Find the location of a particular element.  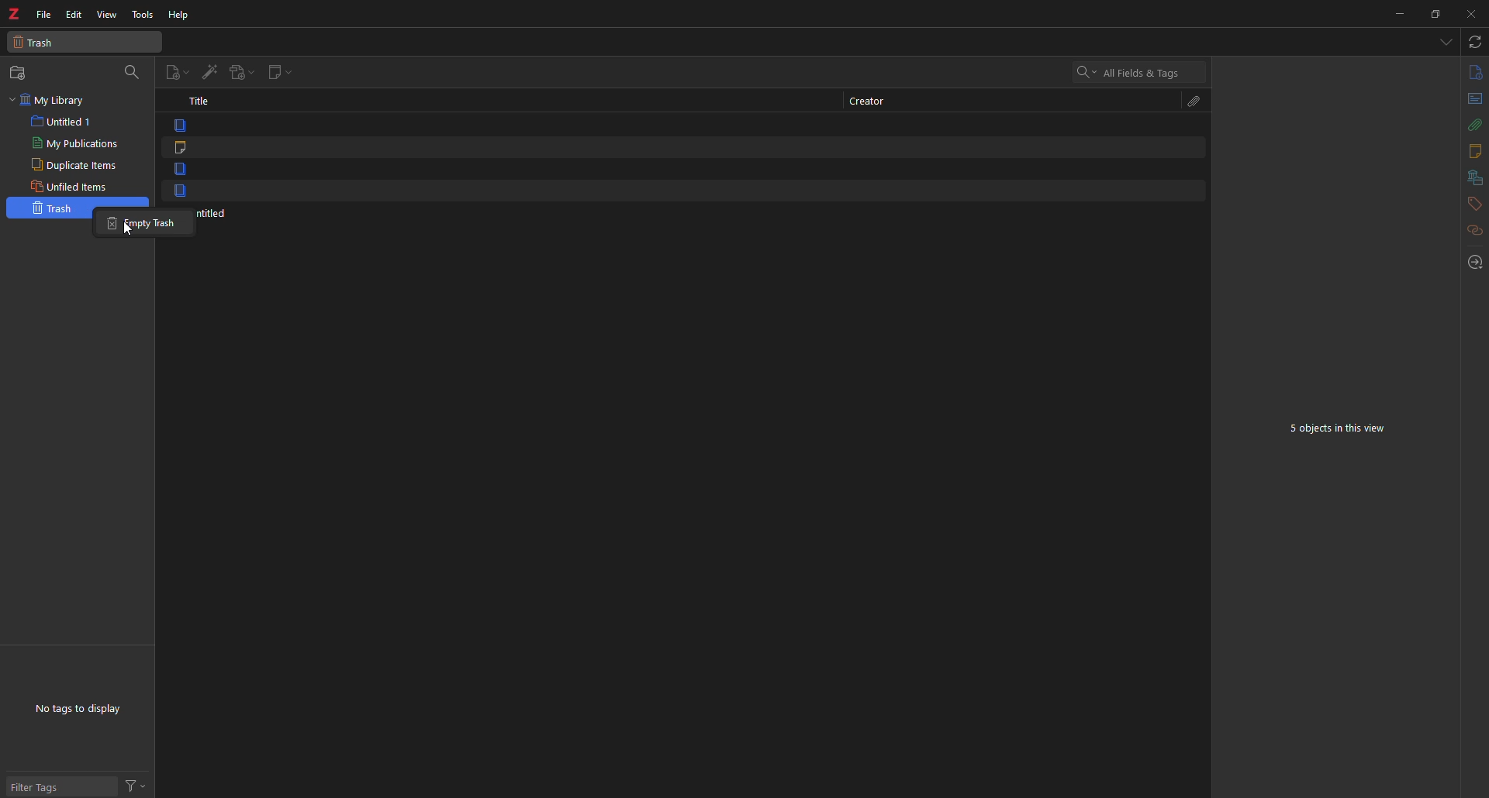

maximize is located at coordinates (1436, 15).